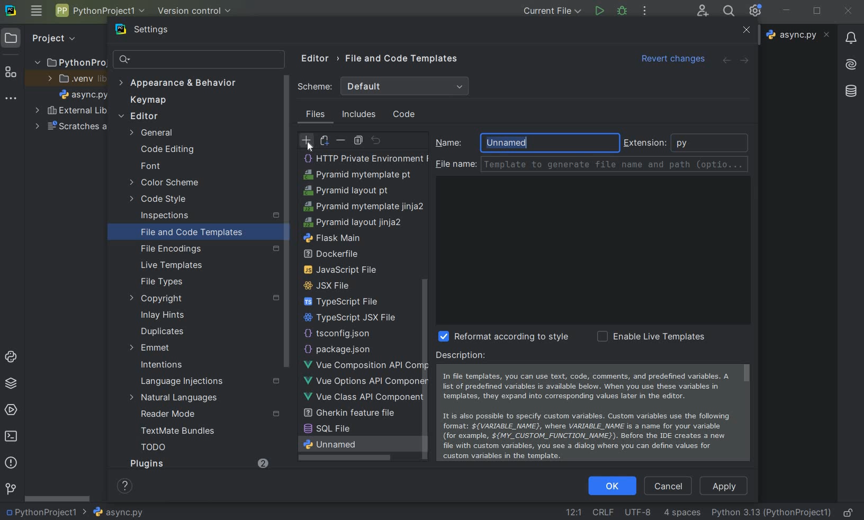 This screenshot has height=520, width=864. Describe the element at coordinates (37, 11) in the screenshot. I see `main menu` at that location.